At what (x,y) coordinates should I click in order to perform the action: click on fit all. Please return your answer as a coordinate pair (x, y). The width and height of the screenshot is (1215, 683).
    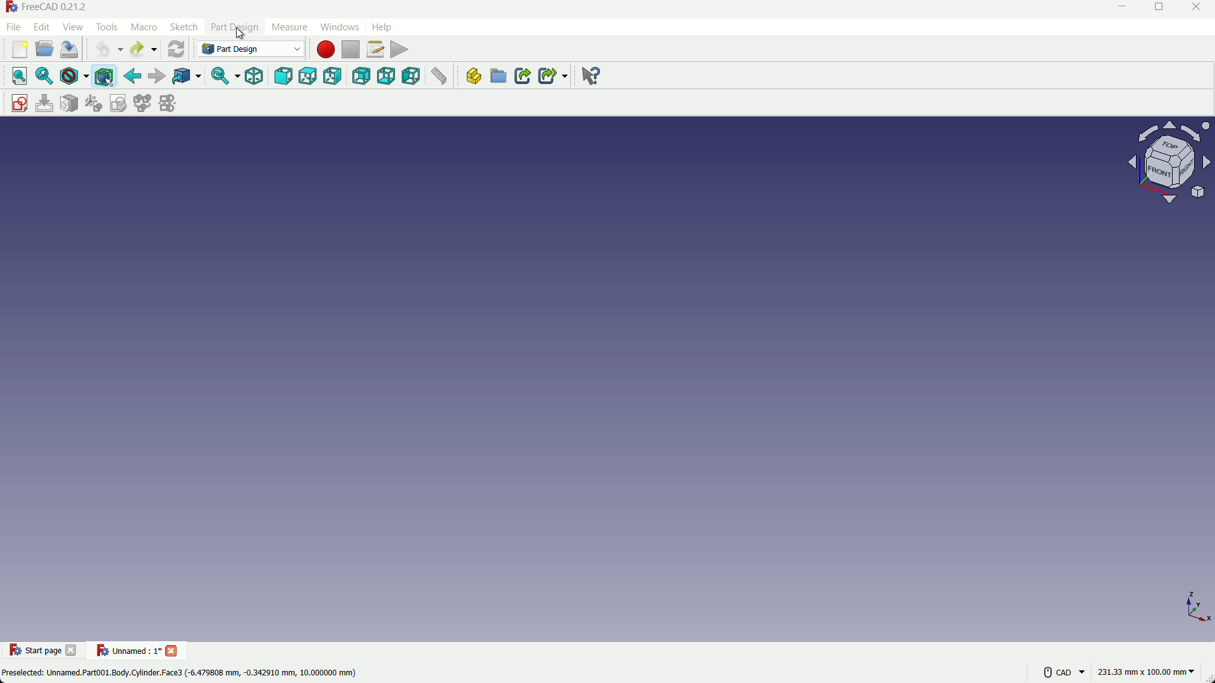
    Looking at the image, I should click on (20, 75).